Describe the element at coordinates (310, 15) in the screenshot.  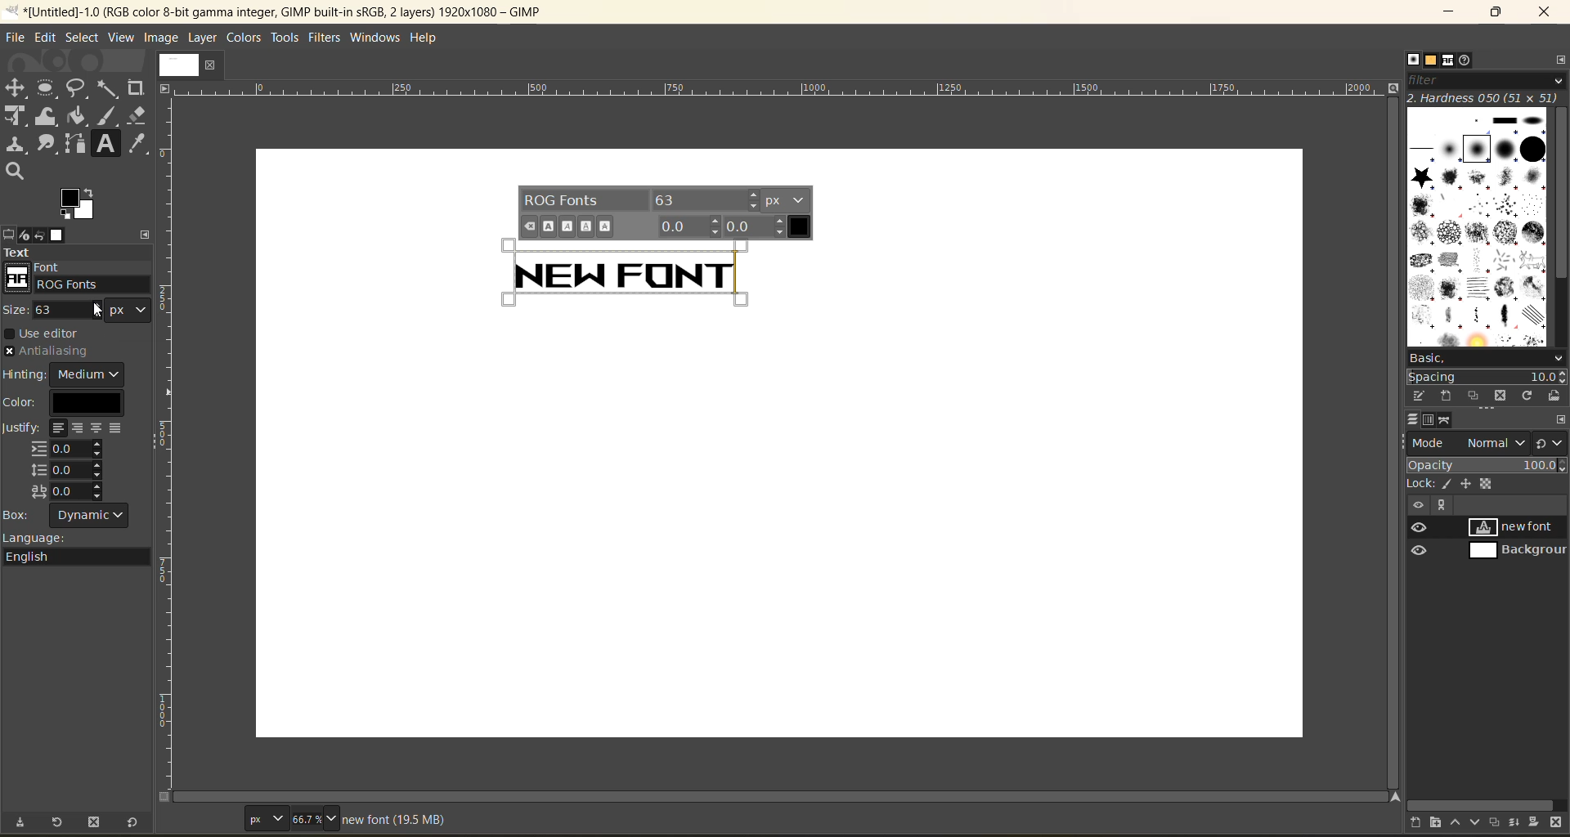
I see `file name and app title` at that location.